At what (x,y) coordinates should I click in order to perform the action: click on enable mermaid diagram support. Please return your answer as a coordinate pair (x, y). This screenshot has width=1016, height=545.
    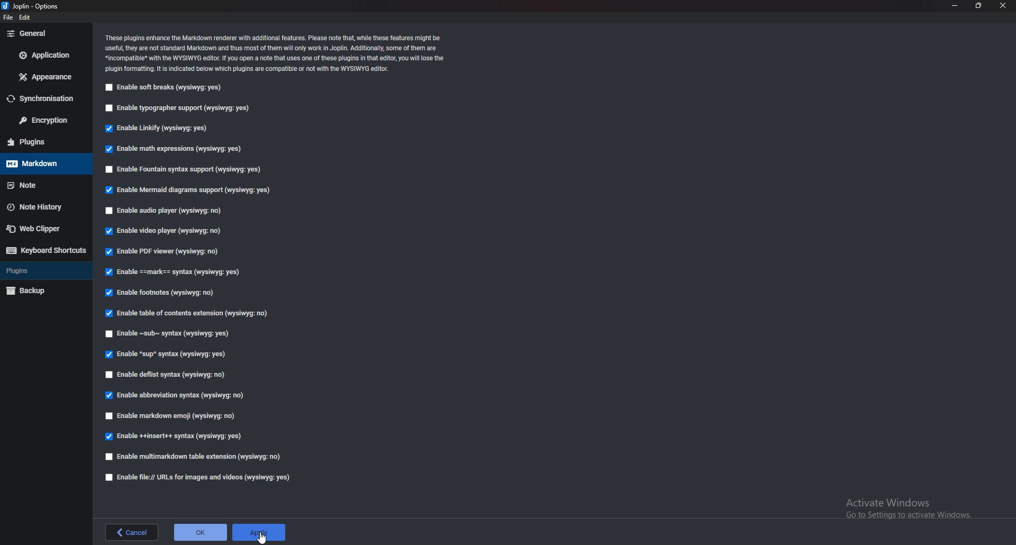
    Looking at the image, I should click on (188, 189).